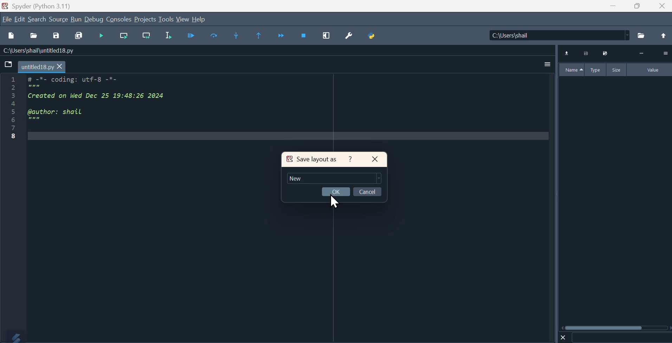  I want to click on Save, so click(604, 53).